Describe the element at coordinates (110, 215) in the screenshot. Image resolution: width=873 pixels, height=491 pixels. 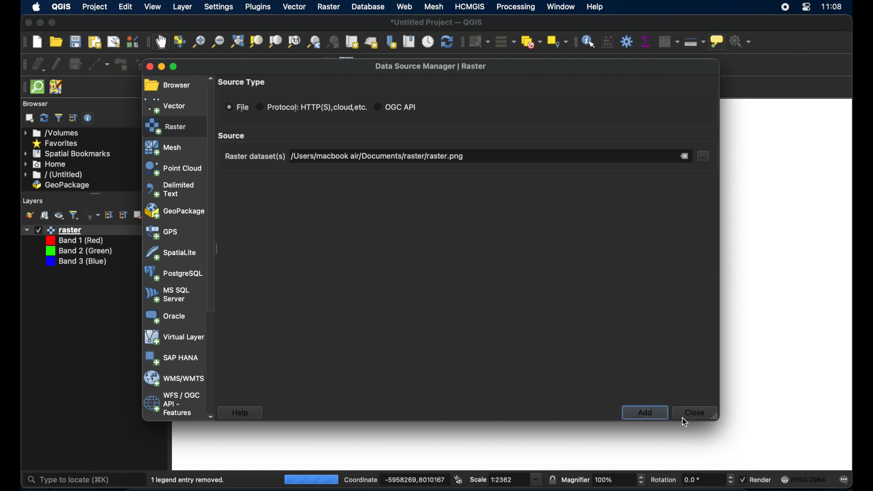
I see `expand all` at that location.